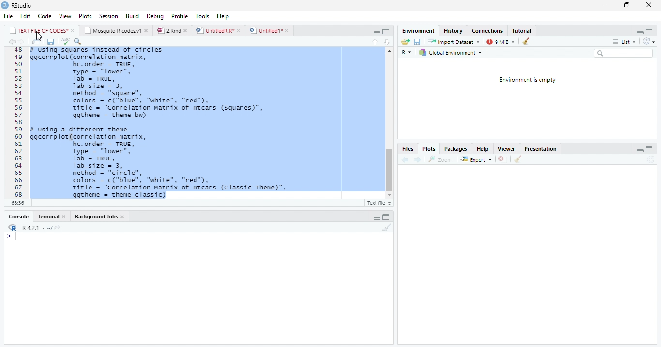 The image size is (661, 347). What do you see at coordinates (109, 17) in the screenshot?
I see `Session` at bounding box center [109, 17].